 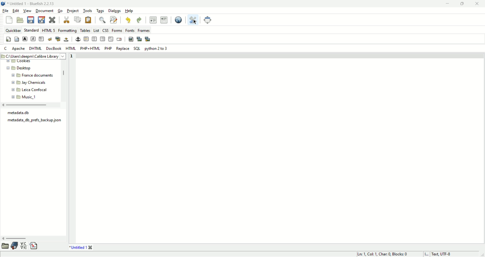 What do you see at coordinates (193, 20) in the screenshot?
I see `preferences` at bounding box center [193, 20].